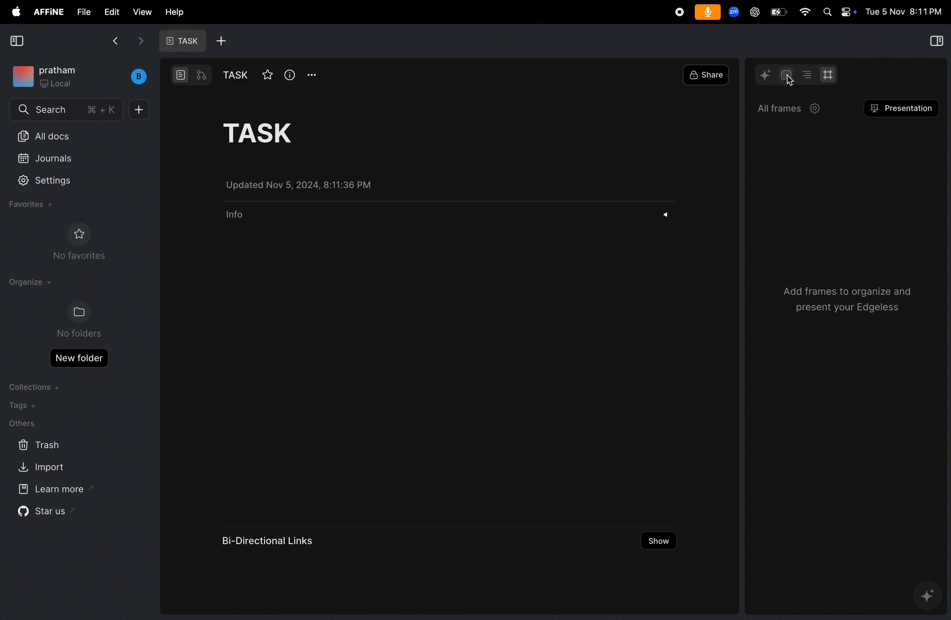 Image resolution: width=951 pixels, height=620 pixels. Describe the element at coordinates (80, 11) in the screenshot. I see `file` at that location.